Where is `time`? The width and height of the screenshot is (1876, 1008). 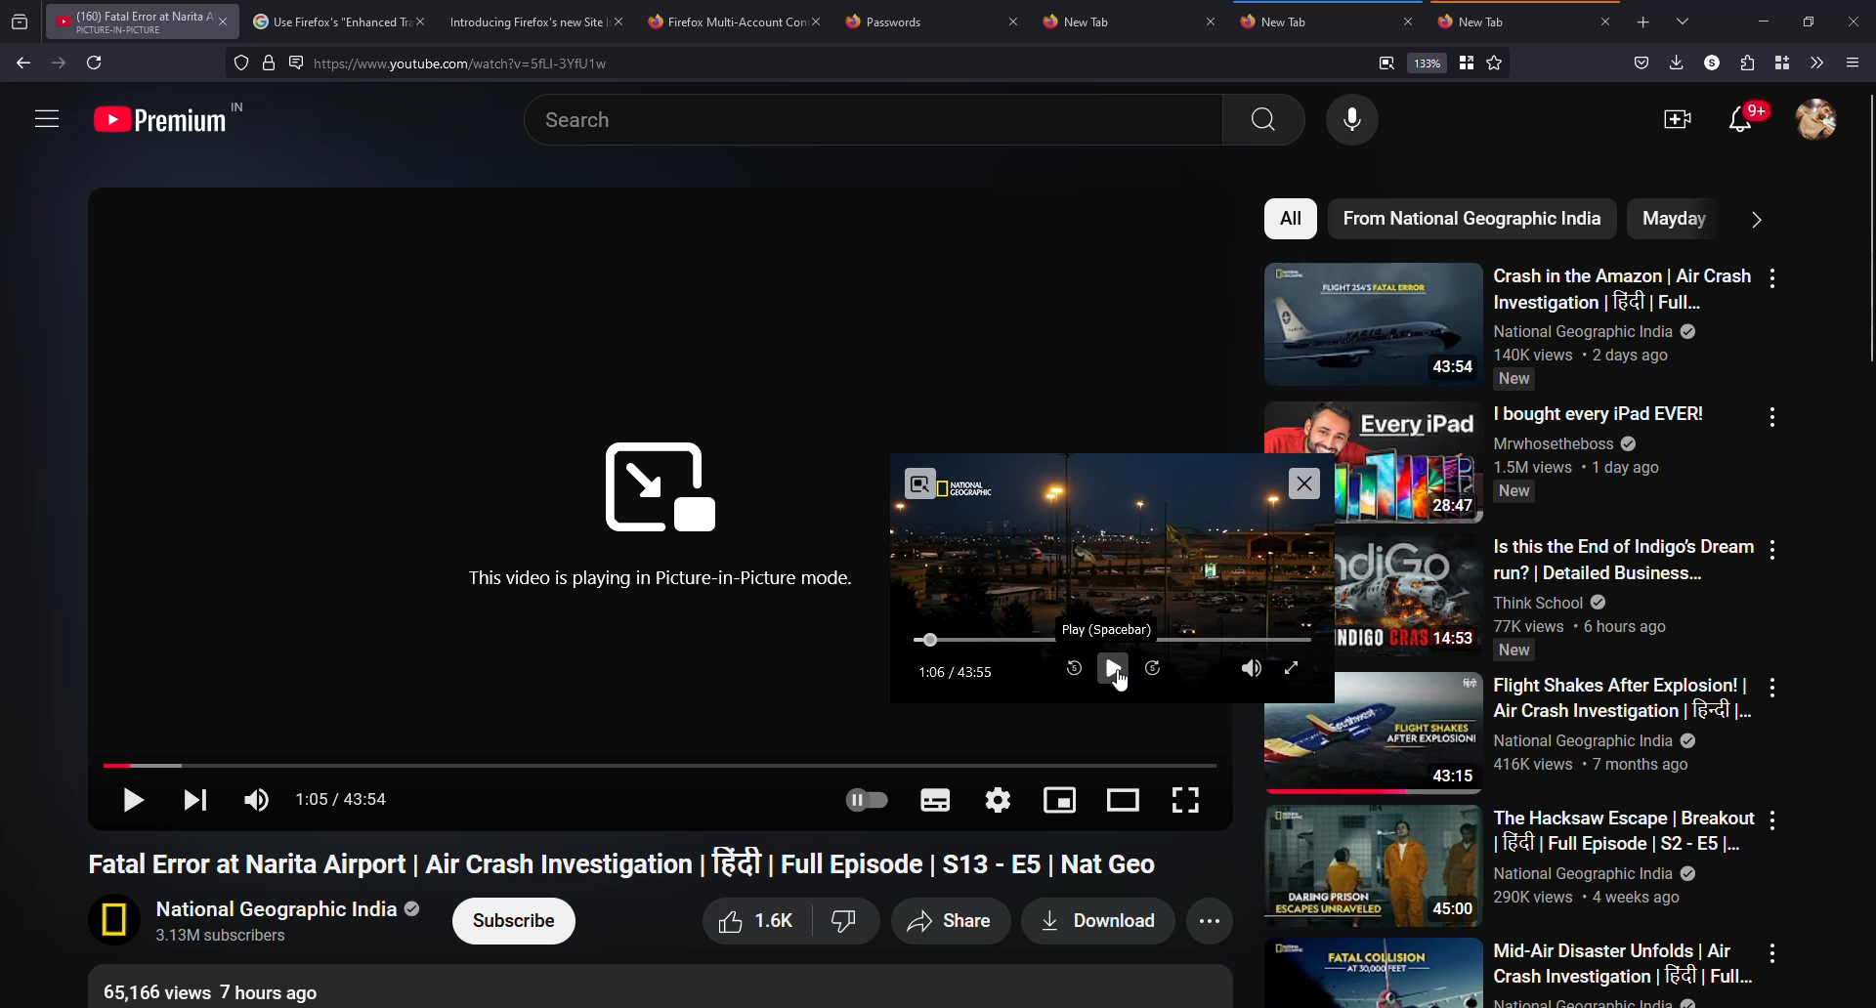
time is located at coordinates (349, 801).